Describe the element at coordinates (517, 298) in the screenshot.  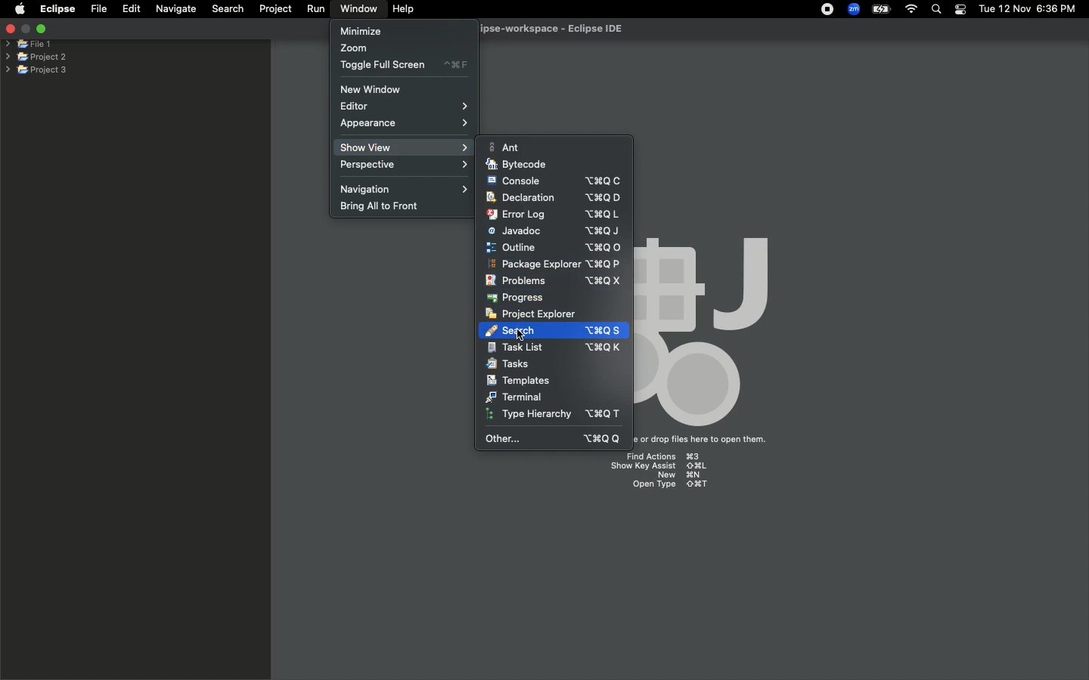
I see `Progress` at that location.